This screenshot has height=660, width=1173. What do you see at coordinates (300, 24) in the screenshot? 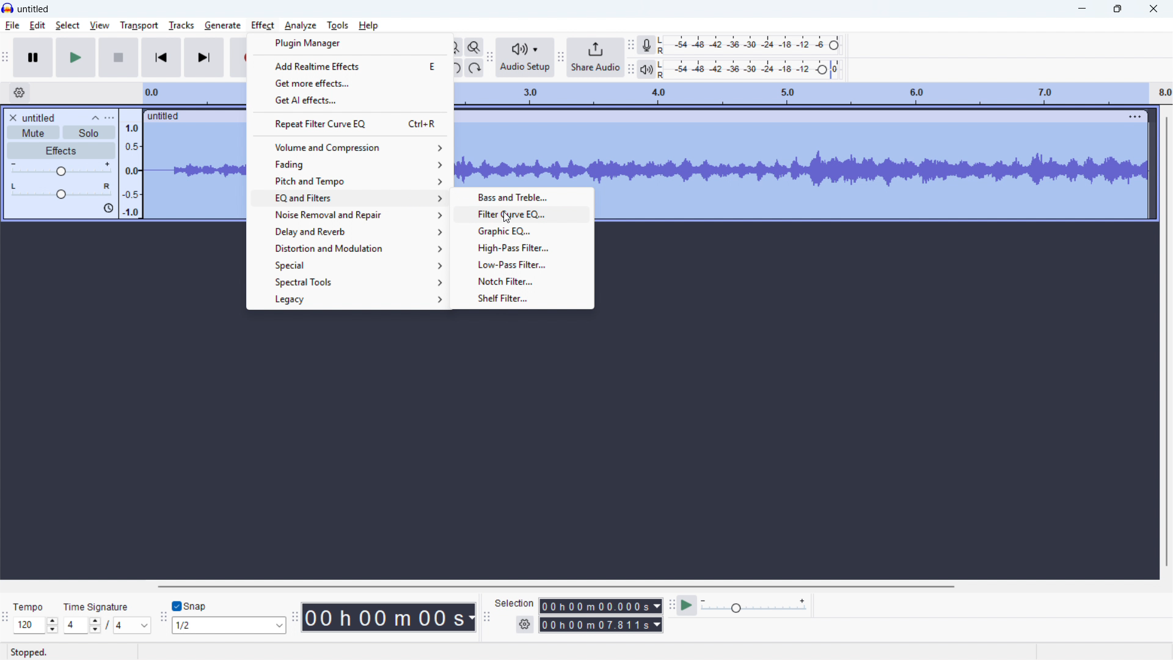
I see `analyze` at bounding box center [300, 24].